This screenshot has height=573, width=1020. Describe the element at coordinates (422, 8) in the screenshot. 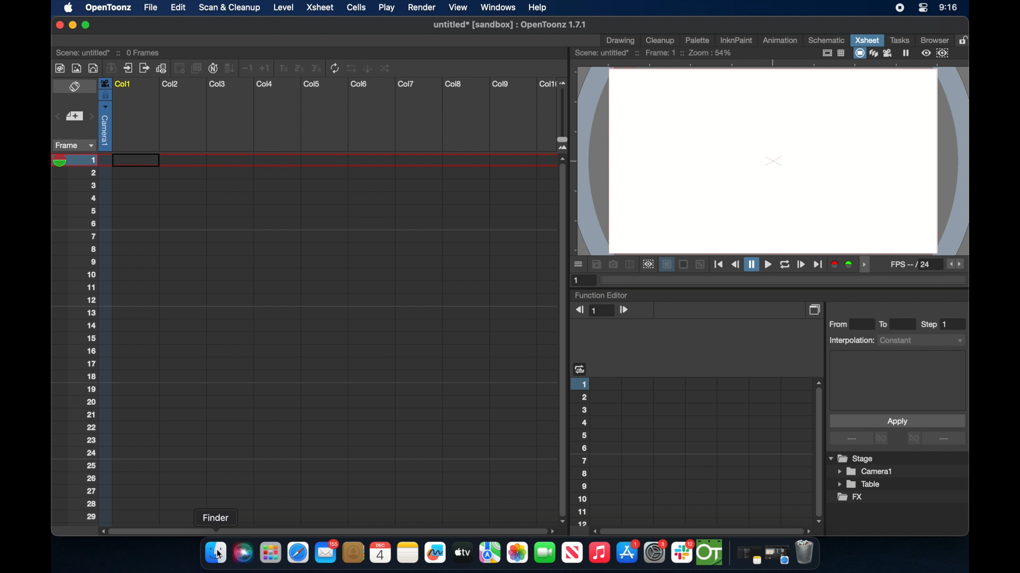

I see `render` at that location.